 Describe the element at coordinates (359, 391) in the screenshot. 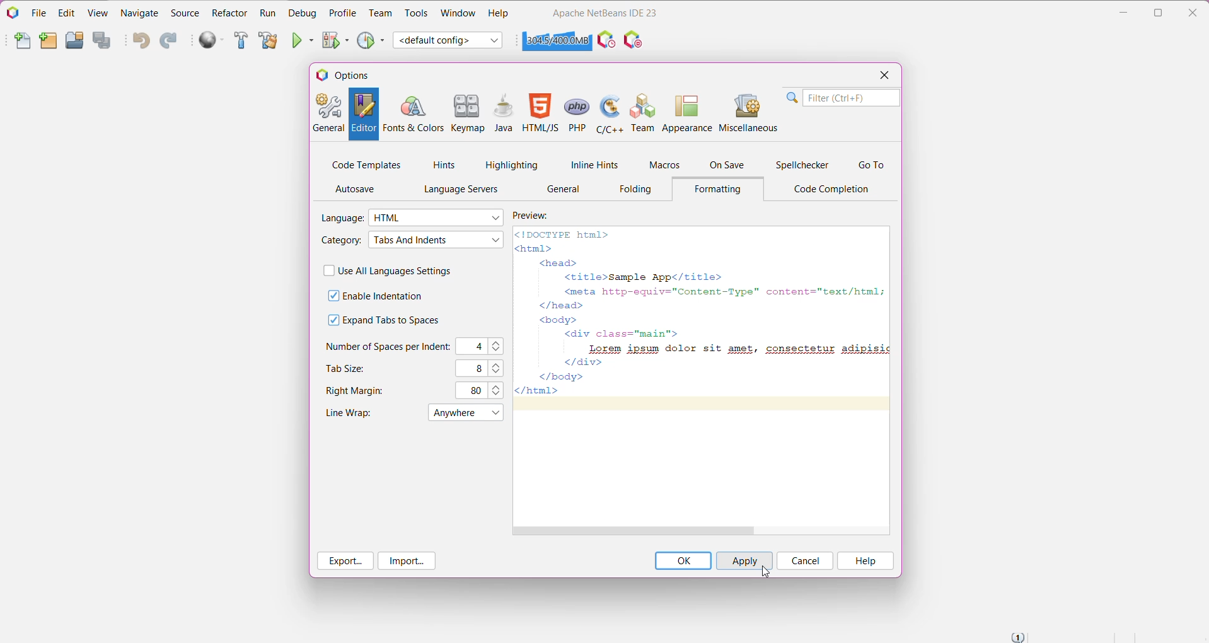

I see `Right Margins` at that location.